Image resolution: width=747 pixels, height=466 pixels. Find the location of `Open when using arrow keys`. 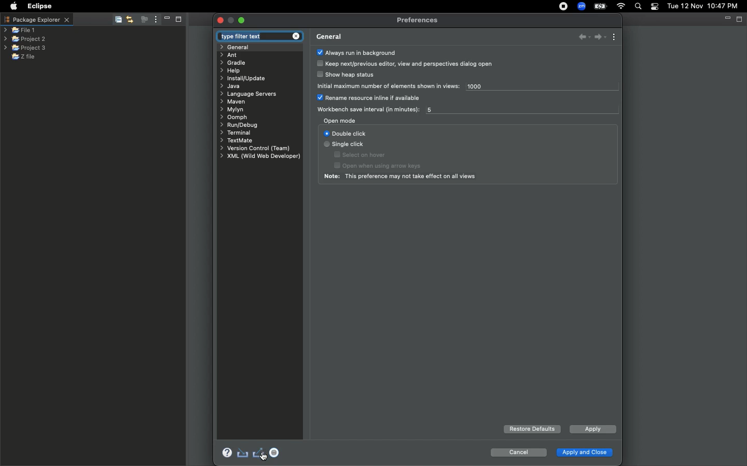

Open when using arrow keys is located at coordinates (387, 166).